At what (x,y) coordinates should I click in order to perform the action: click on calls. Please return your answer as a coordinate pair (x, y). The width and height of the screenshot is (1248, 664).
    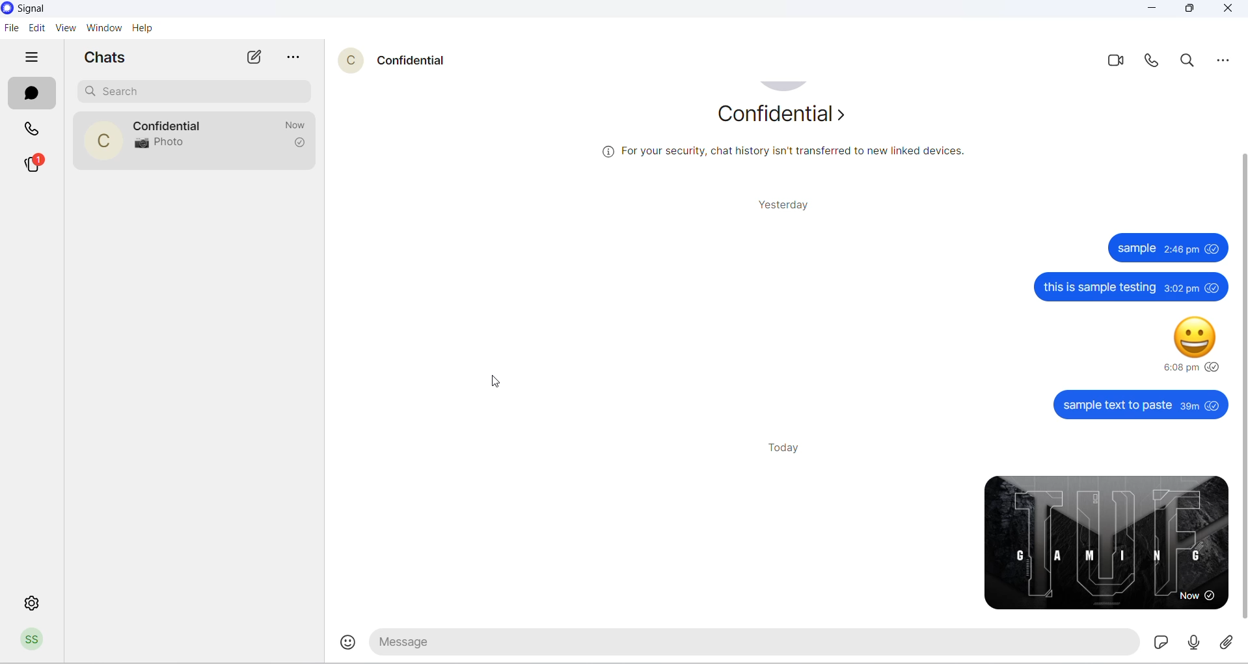
    Looking at the image, I should click on (36, 130).